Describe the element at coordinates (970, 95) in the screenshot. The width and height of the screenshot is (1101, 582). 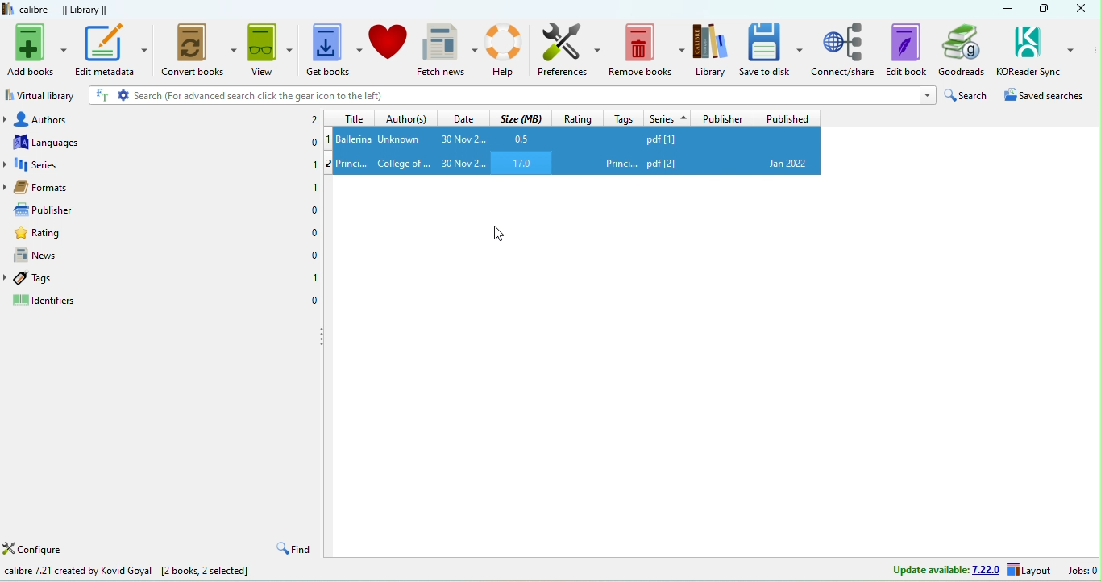
I see `search` at that location.